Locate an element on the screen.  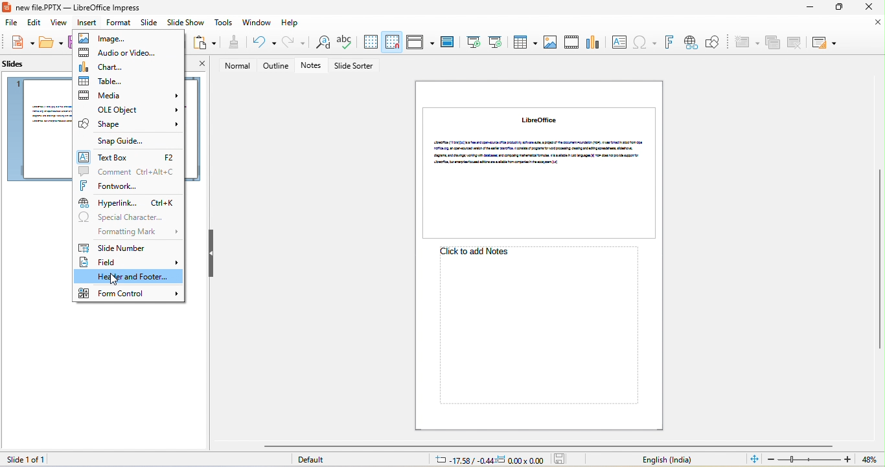
table is located at coordinates (523, 41).